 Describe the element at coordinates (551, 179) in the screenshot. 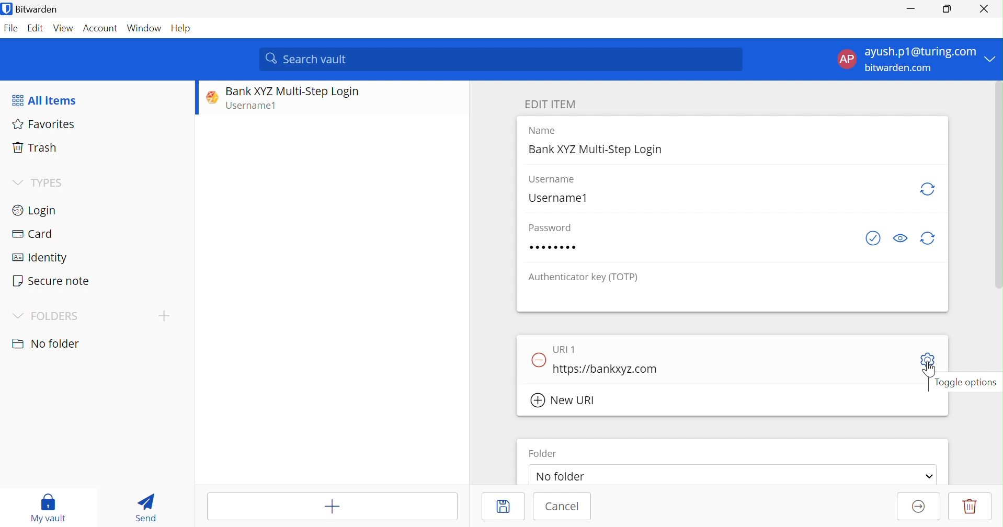

I see `Username` at that location.